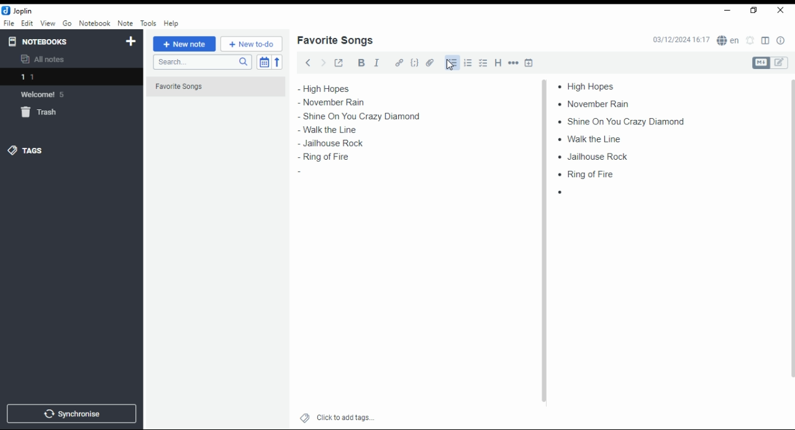  What do you see at coordinates (25, 150) in the screenshot?
I see `tags` at bounding box center [25, 150].